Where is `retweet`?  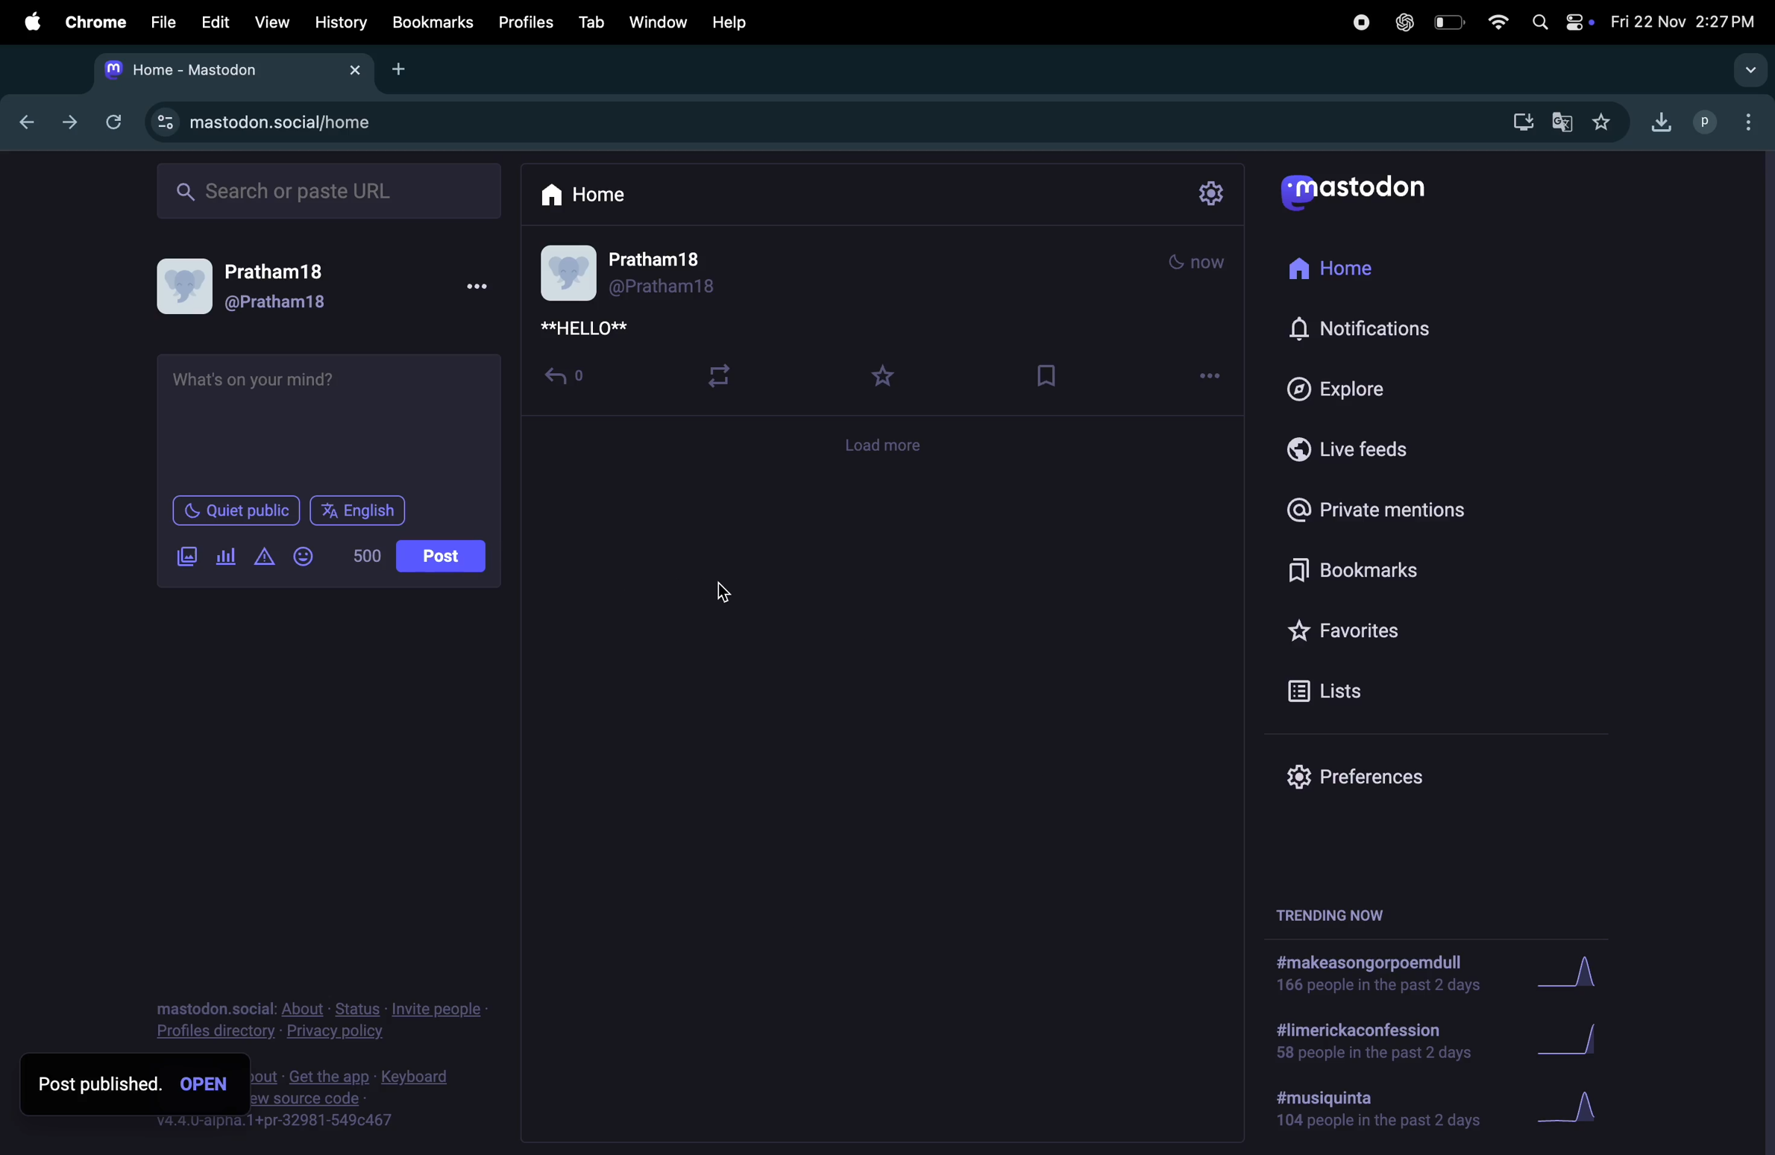
retweet is located at coordinates (730, 379).